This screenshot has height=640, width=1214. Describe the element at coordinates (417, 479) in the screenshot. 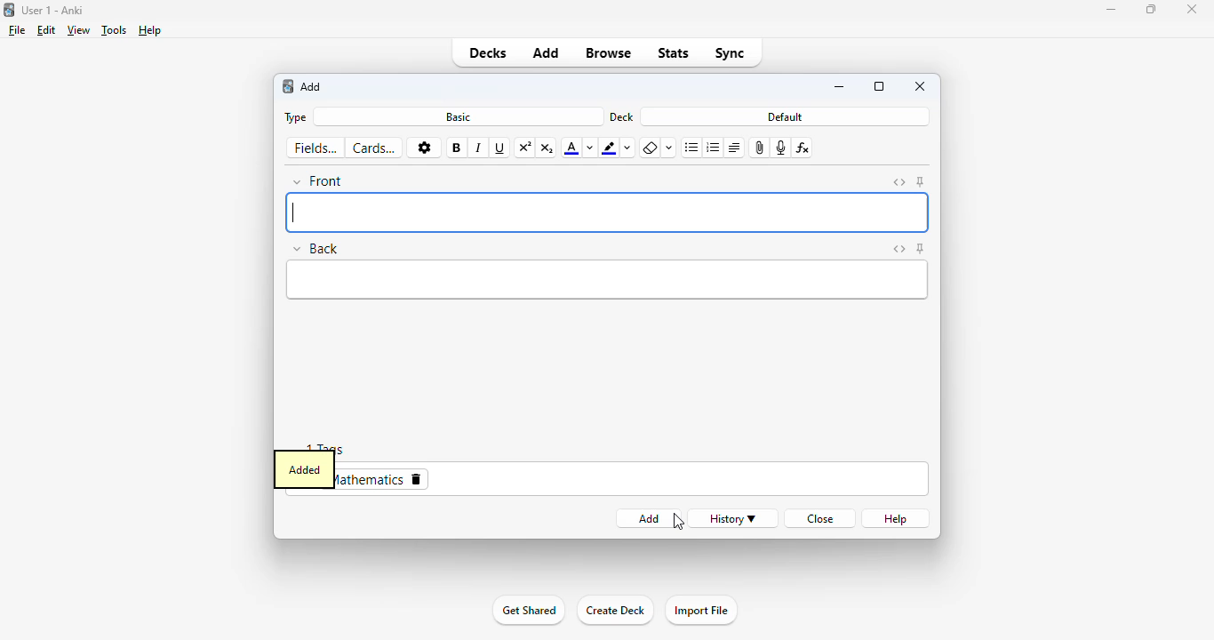

I see `delete` at that location.